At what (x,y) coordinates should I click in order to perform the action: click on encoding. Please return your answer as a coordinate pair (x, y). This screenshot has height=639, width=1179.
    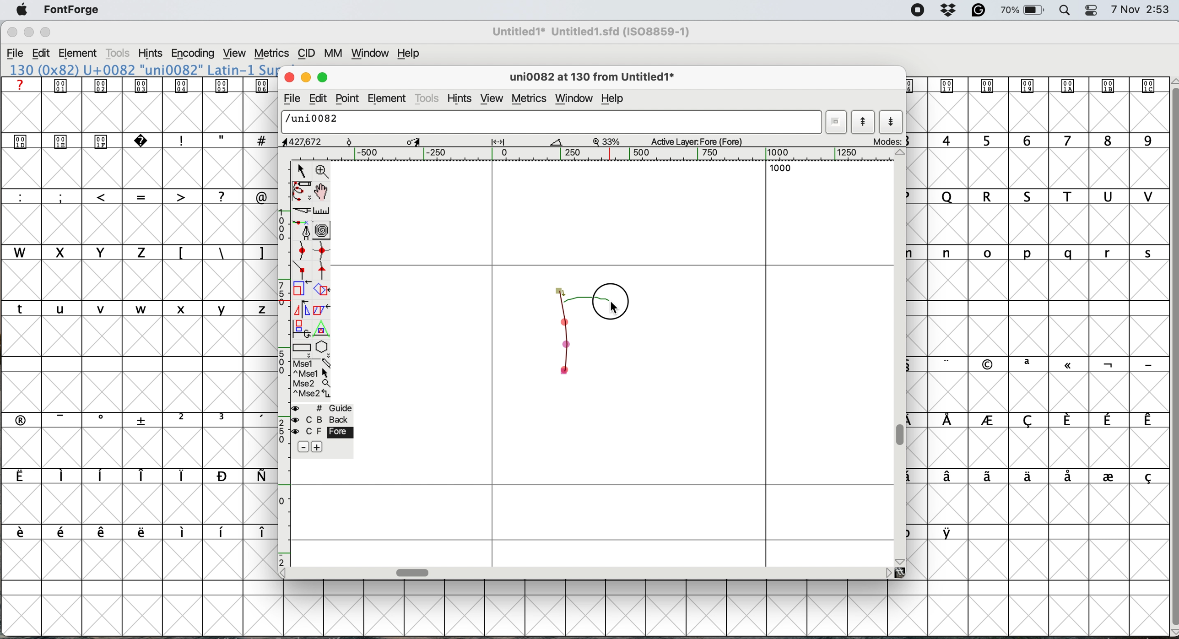
    Looking at the image, I should click on (192, 54).